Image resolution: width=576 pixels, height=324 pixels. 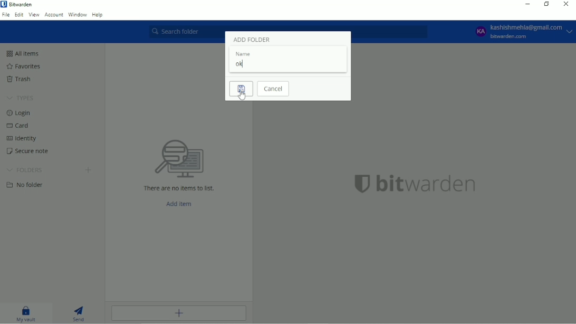 What do you see at coordinates (22, 98) in the screenshot?
I see `Types` at bounding box center [22, 98].